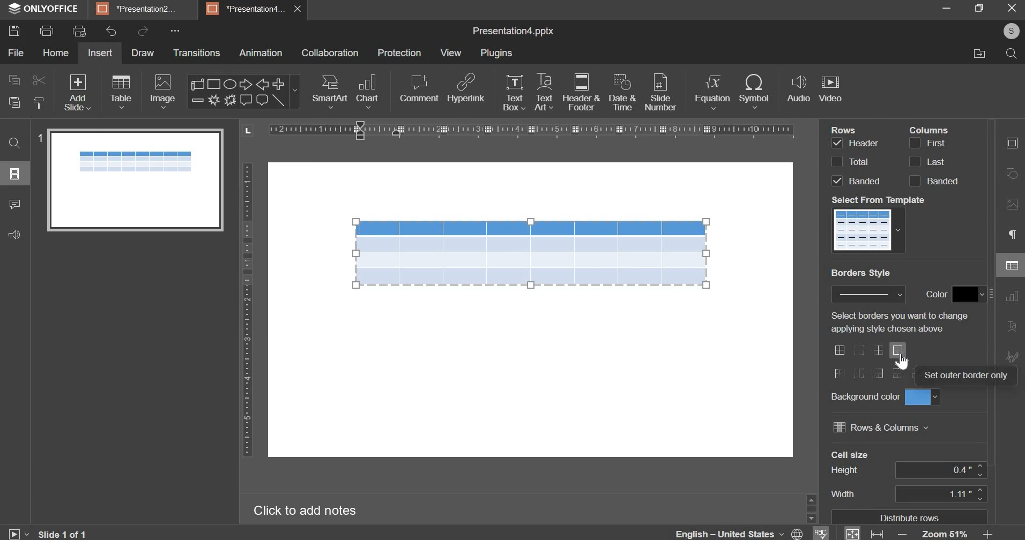 The width and height of the screenshot is (1025, 540). What do you see at coordinates (16, 534) in the screenshot?
I see `slideshow` at bounding box center [16, 534].